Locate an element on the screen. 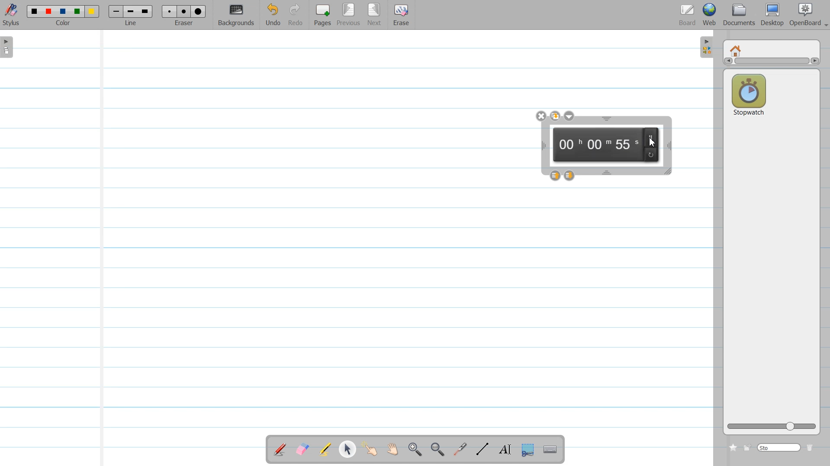 Image resolution: width=830 pixels, height=466 pixels. Time window Hight adjustment is located at coordinates (608, 172).